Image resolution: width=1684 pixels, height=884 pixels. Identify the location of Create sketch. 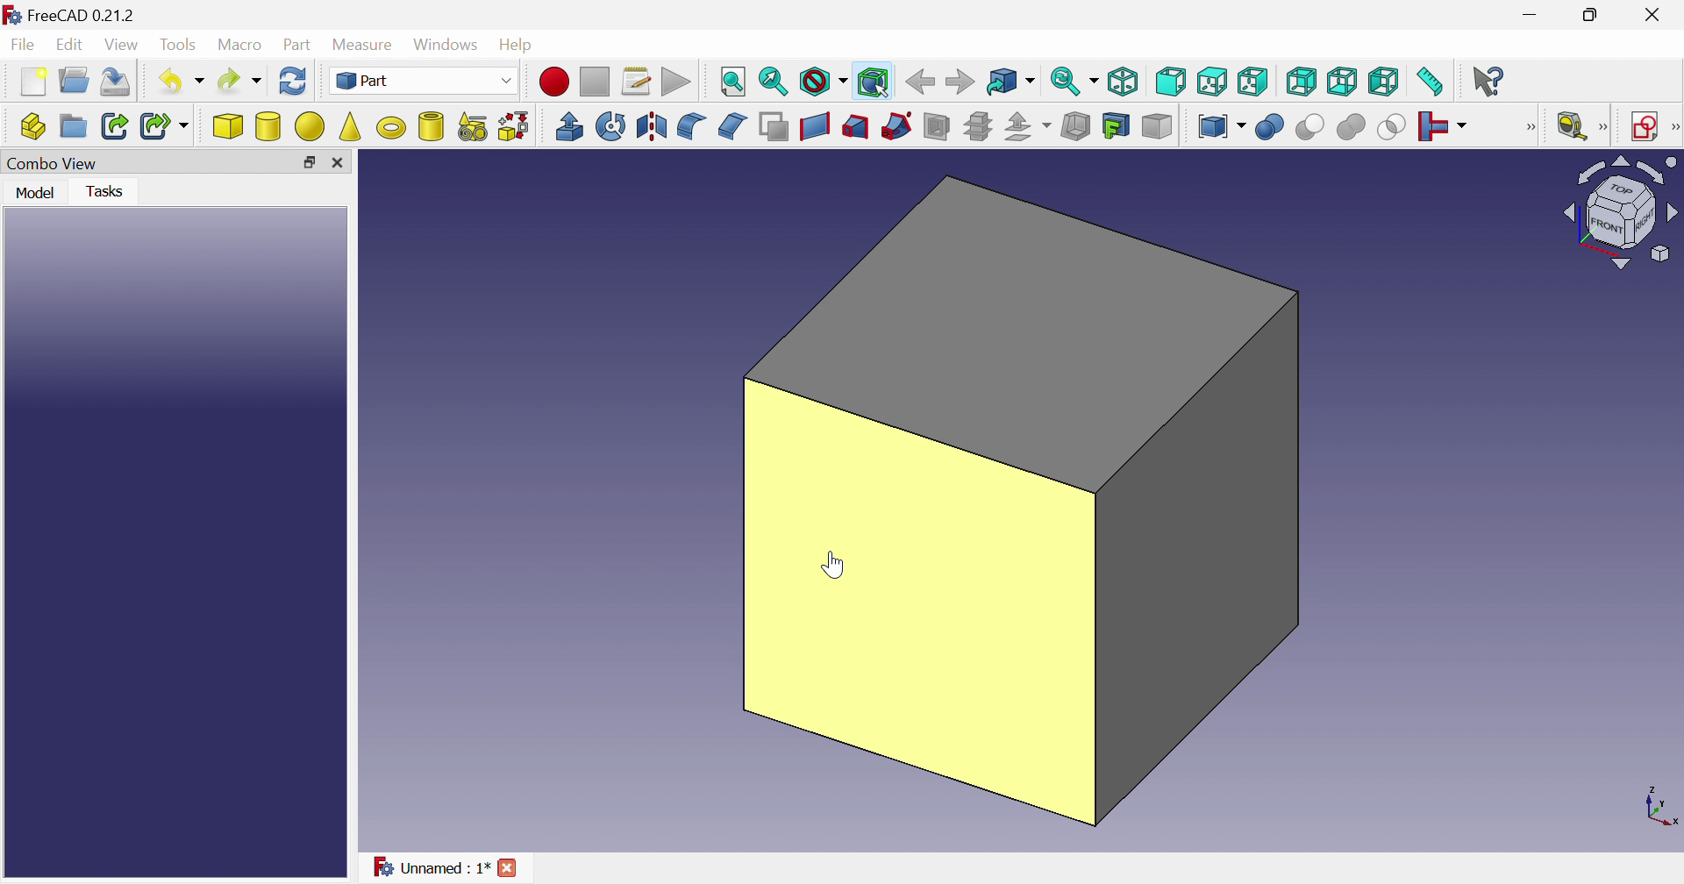
(1645, 127).